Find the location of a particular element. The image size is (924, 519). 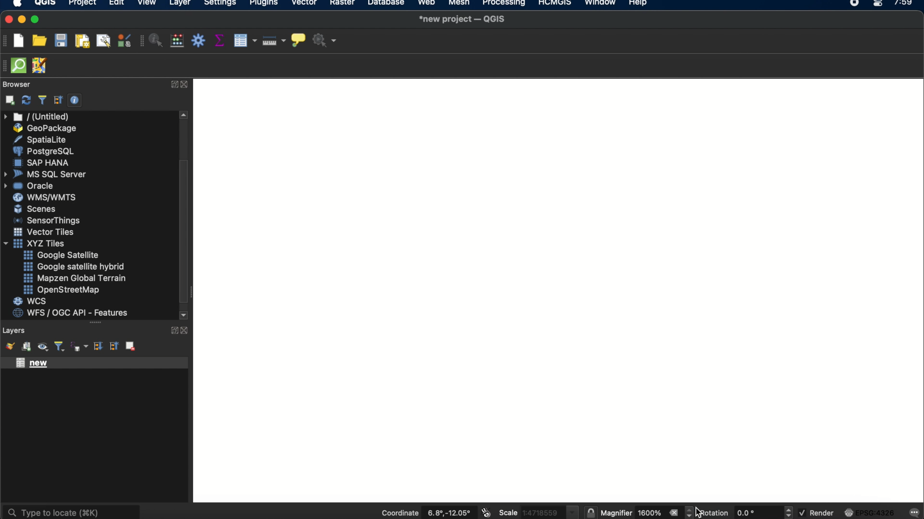

was/ogc api- features is located at coordinates (71, 313).